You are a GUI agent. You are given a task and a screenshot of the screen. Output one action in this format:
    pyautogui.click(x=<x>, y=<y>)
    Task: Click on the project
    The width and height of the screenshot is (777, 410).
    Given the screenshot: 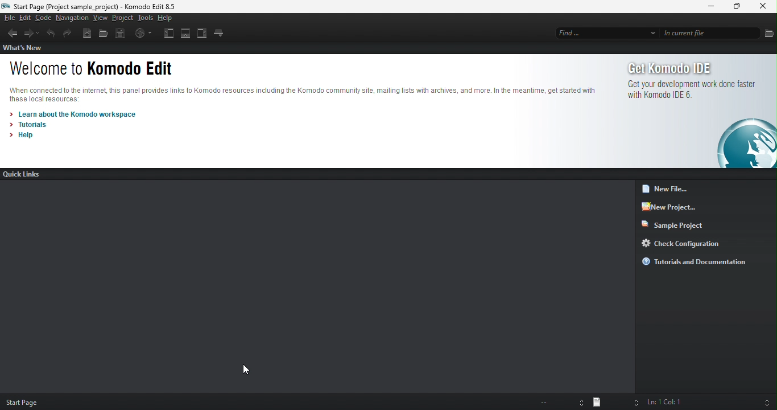 What is the action you would take?
    pyautogui.click(x=123, y=17)
    